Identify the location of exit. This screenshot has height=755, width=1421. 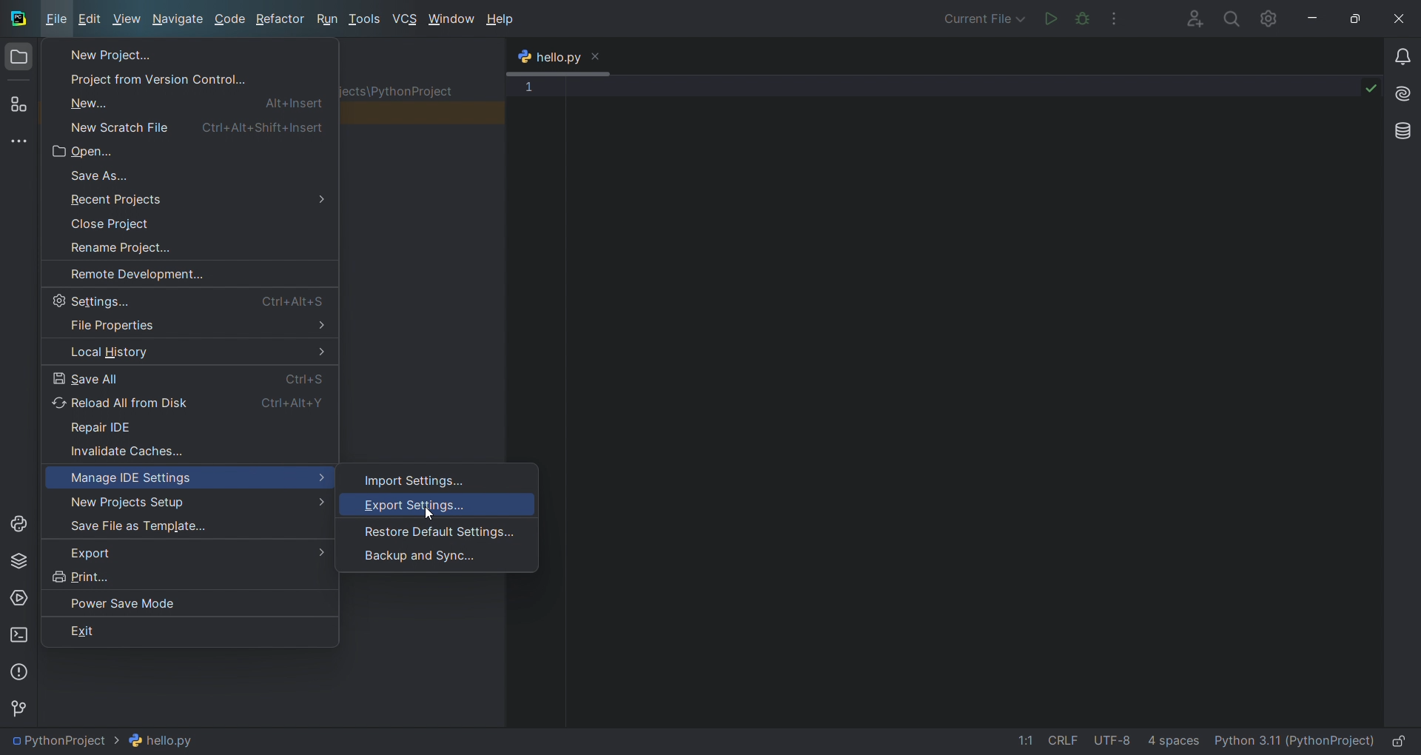
(189, 634).